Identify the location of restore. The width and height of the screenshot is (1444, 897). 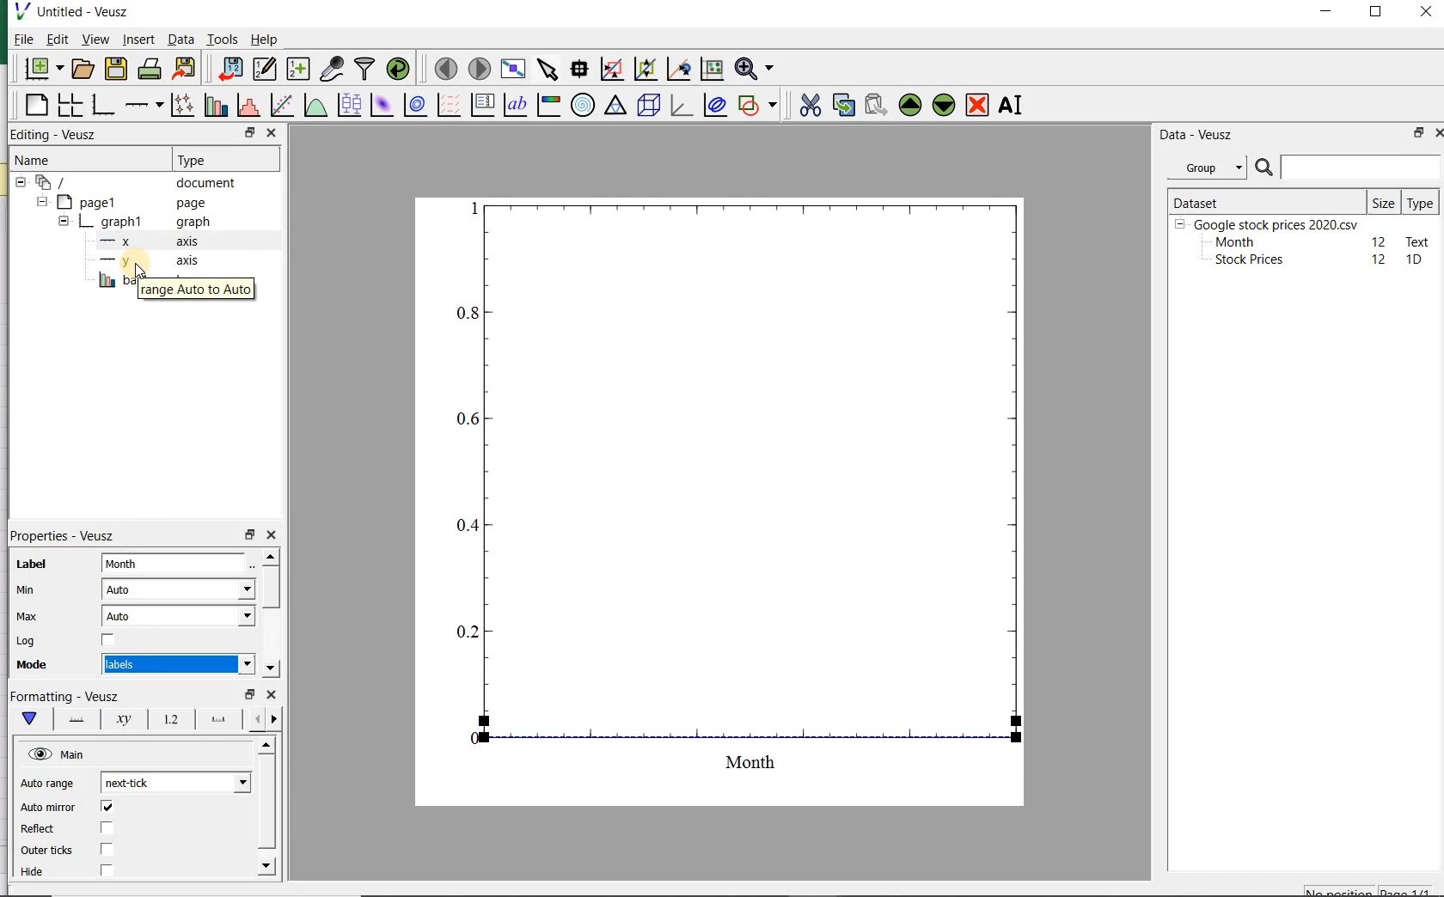
(249, 694).